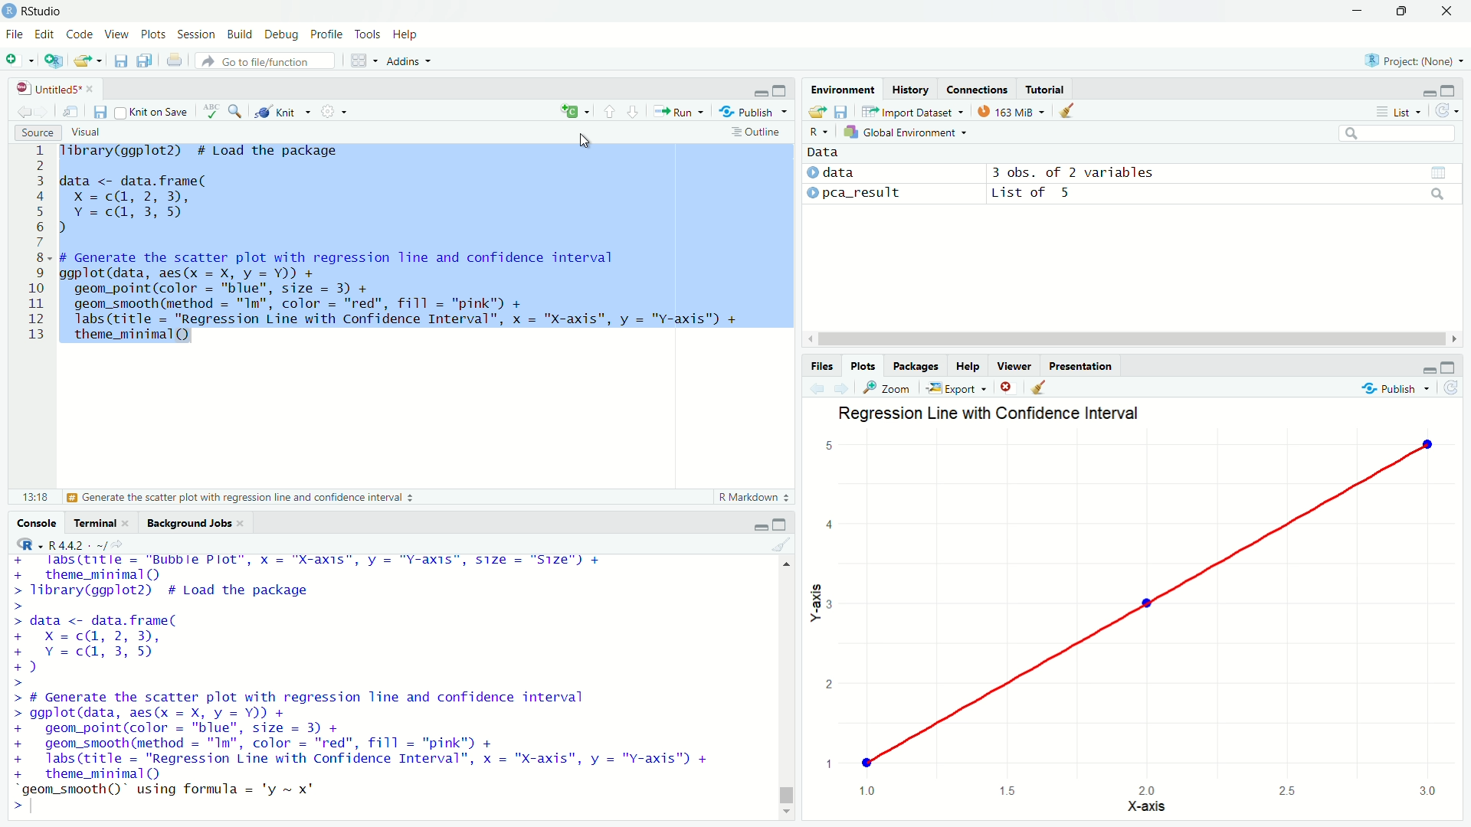  Describe the element at coordinates (120, 60) in the screenshot. I see `Save current document` at that location.